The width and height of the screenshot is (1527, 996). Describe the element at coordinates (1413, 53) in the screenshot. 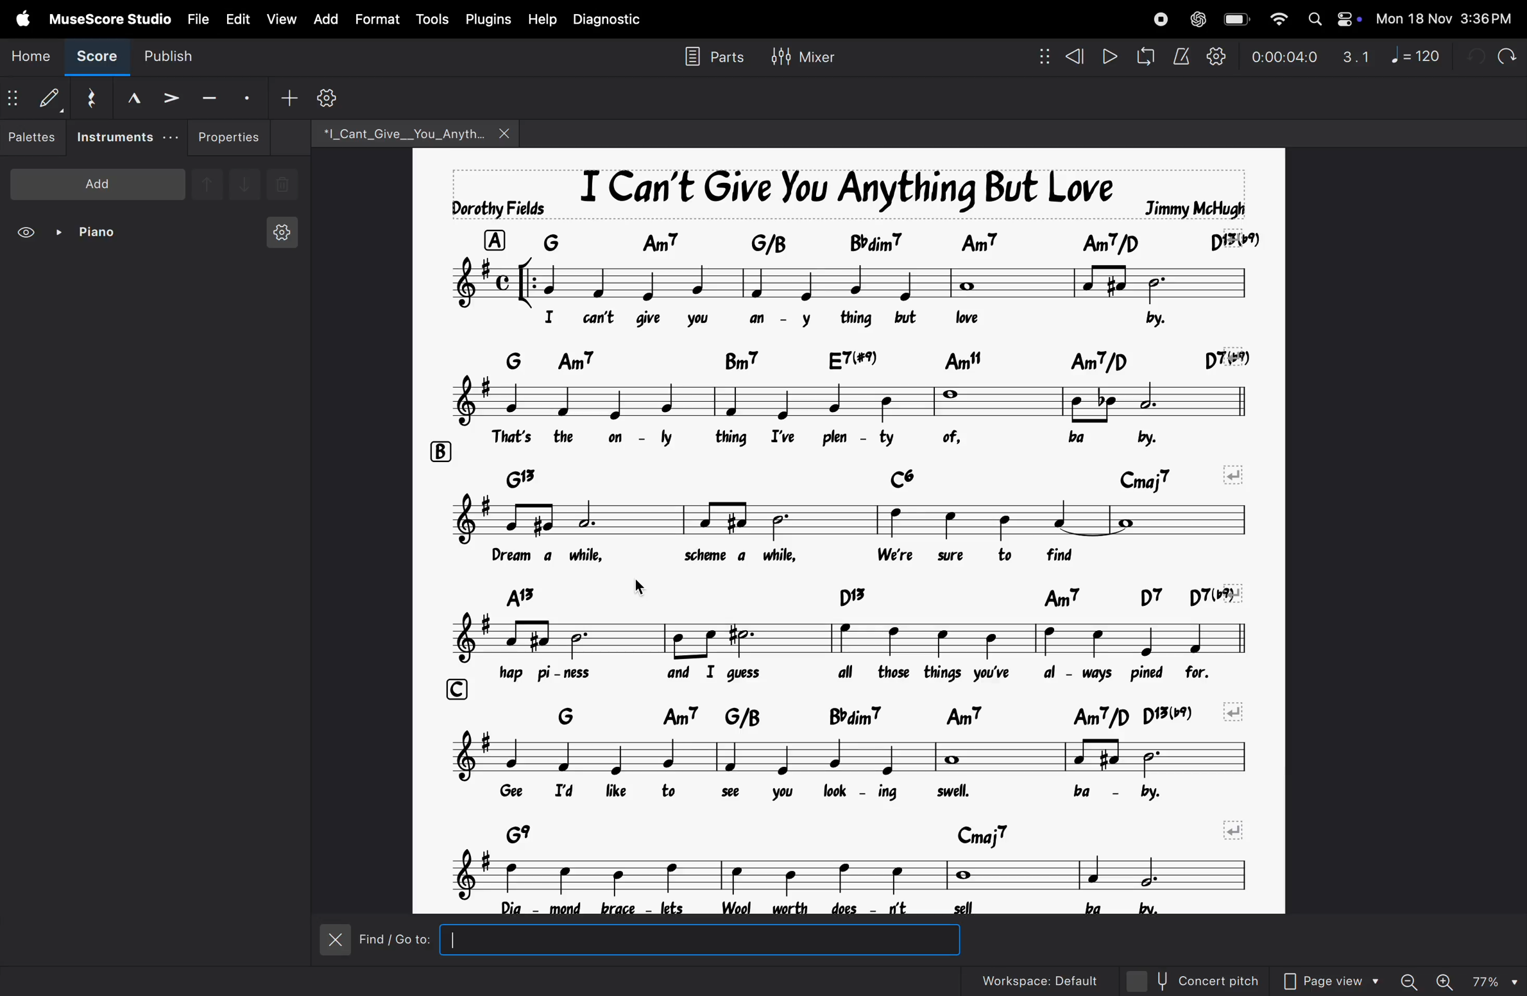

I see `note 120` at that location.